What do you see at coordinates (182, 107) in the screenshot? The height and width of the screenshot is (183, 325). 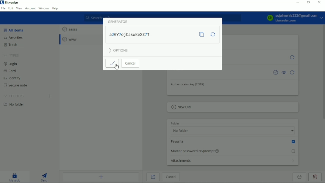 I see `New URL` at bounding box center [182, 107].